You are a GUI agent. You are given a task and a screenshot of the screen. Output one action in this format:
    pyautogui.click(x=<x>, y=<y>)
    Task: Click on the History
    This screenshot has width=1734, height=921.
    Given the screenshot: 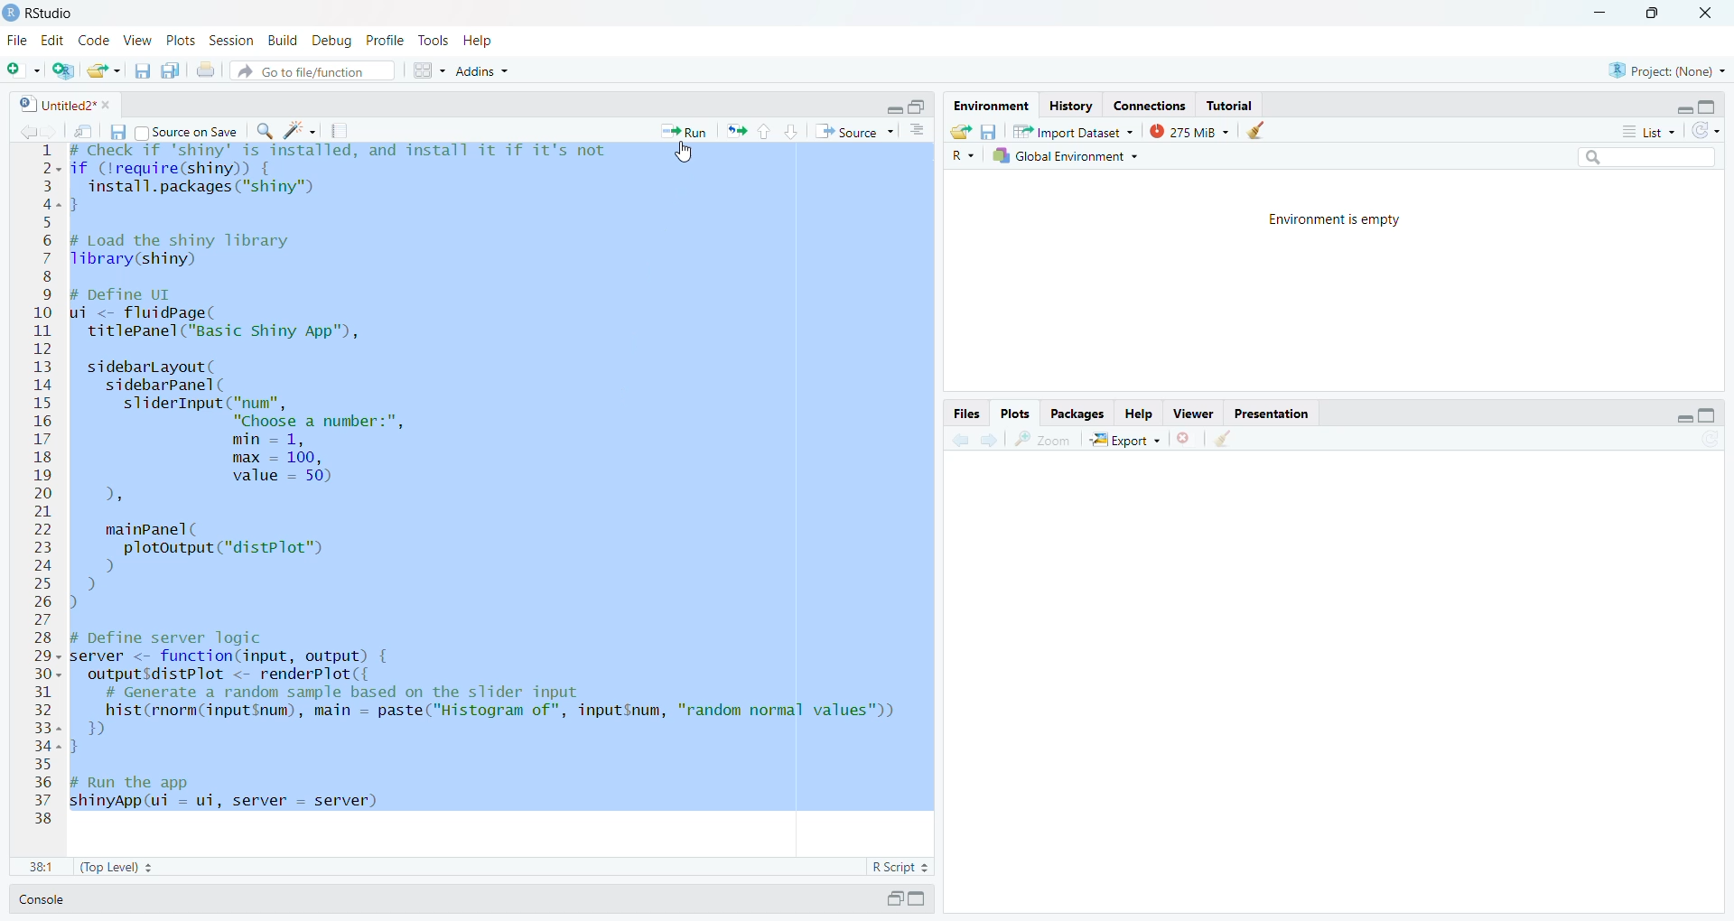 What is the action you would take?
    pyautogui.click(x=1071, y=107)
    